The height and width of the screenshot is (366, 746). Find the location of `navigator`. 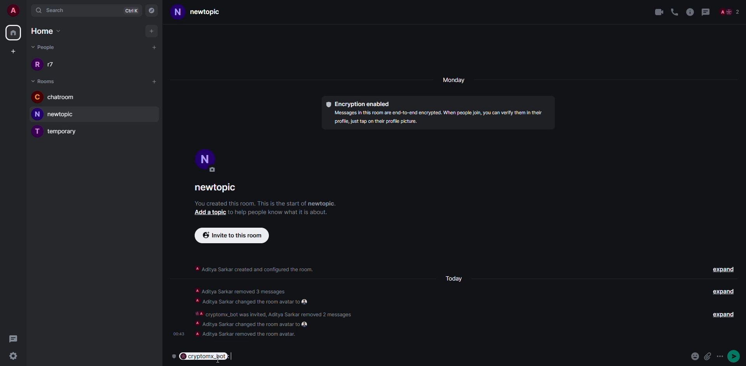

navigator is located at coordinates (152, 10).